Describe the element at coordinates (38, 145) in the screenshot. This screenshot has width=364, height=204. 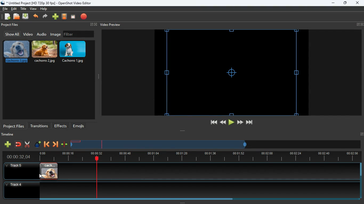
I see `effect` at that location.